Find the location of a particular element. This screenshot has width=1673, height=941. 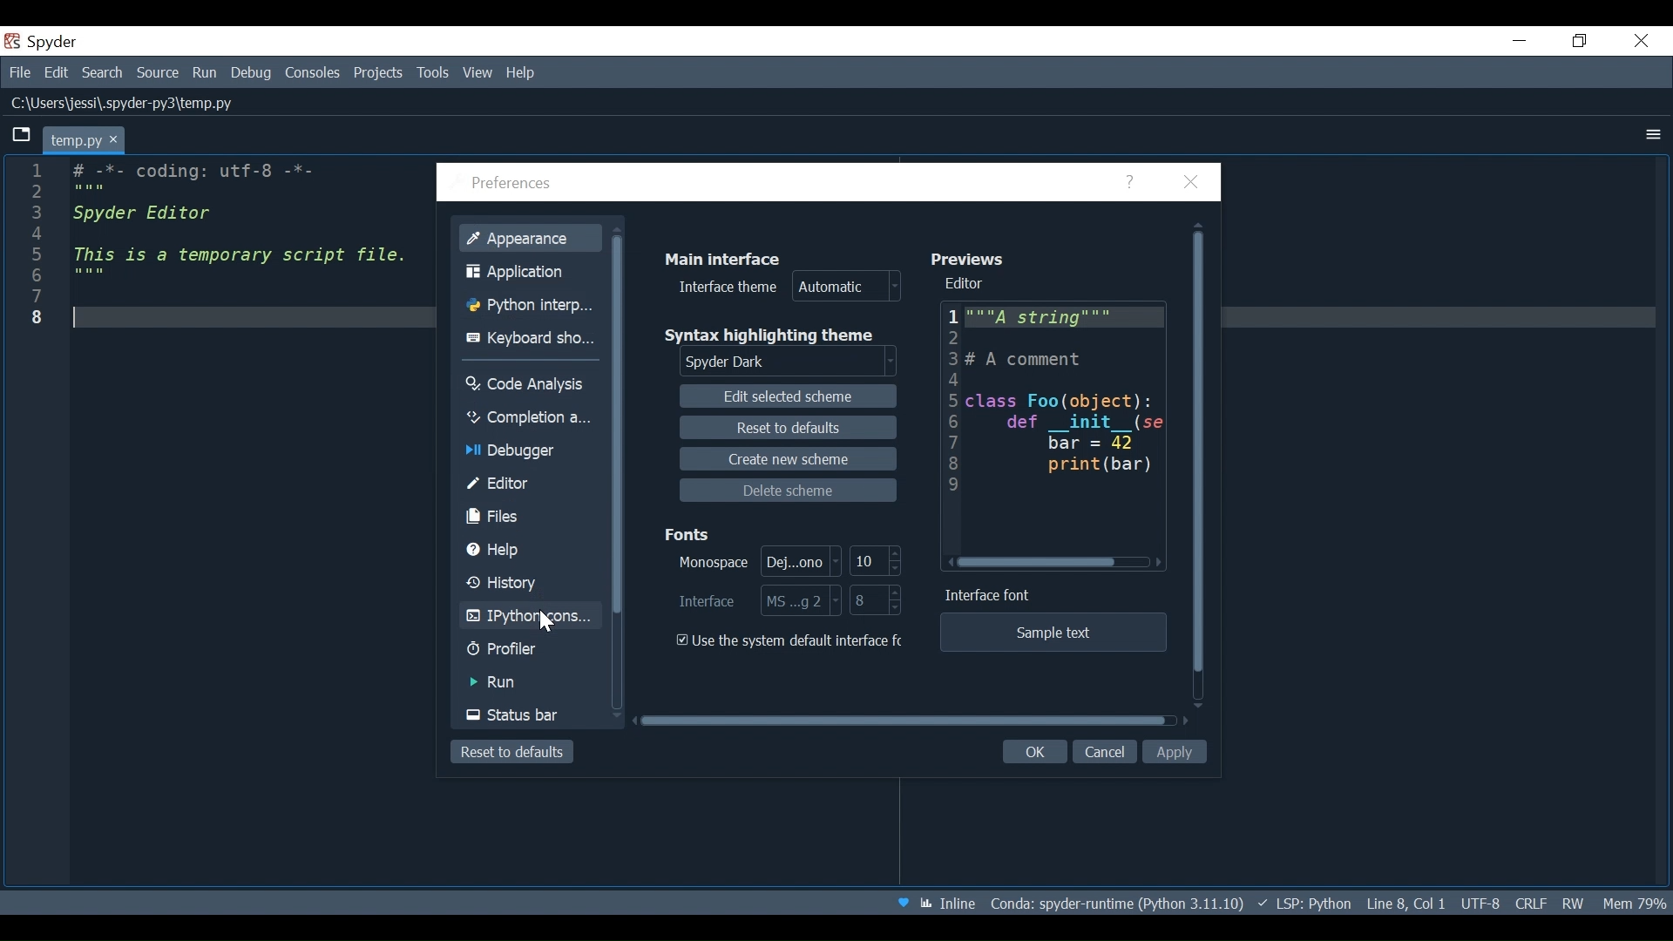

OK is located at coordinates (1035, 755).